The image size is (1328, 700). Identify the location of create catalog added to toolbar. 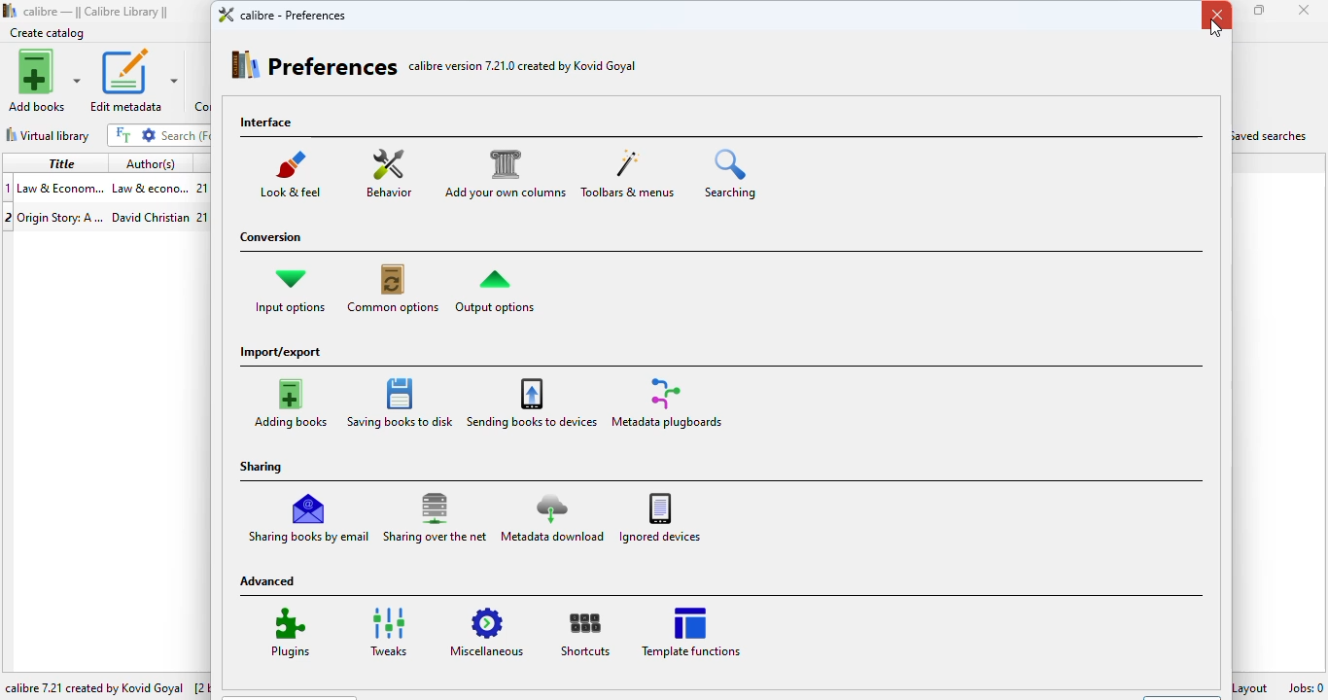
(49, 34).